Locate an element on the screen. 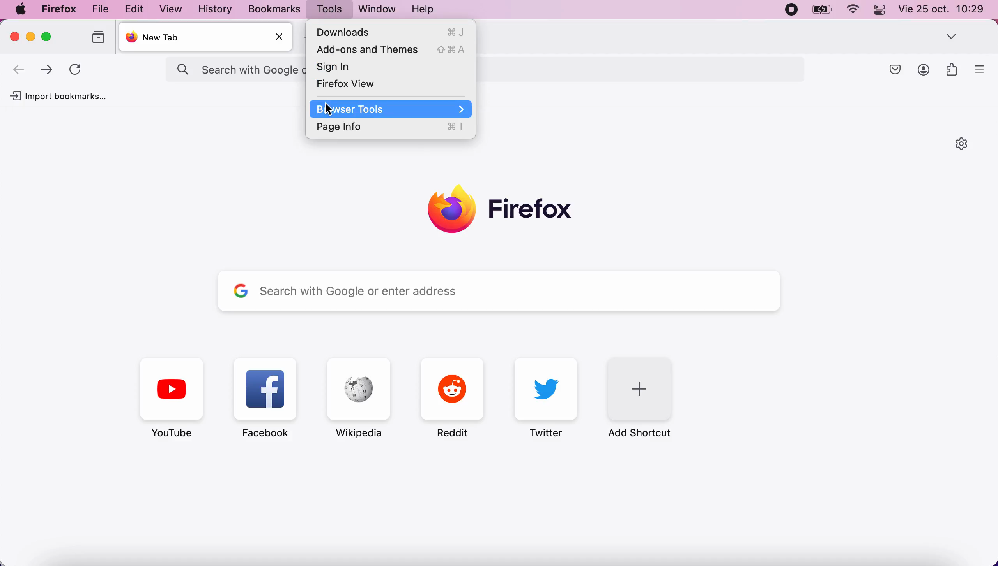 This screenshot has width=998, height=566. Downloads is located at coordinates (391, 32).